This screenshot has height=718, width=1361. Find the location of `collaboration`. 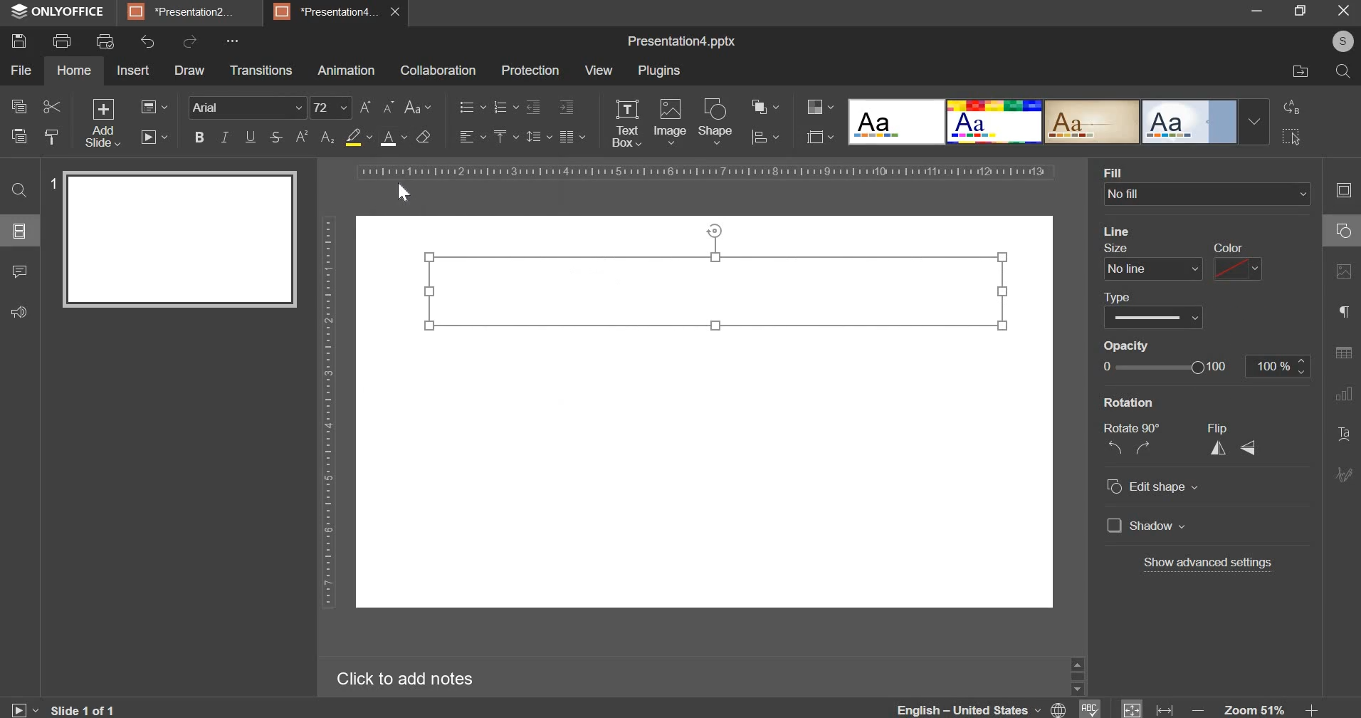

collaboration is located at coordinates (437, 71).